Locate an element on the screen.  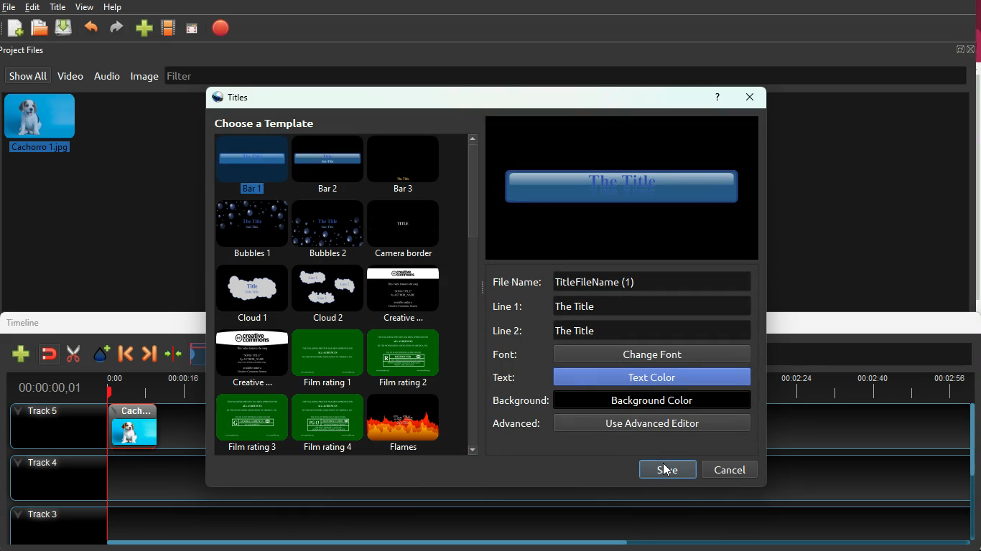
image is located at coordinates (46, 123).